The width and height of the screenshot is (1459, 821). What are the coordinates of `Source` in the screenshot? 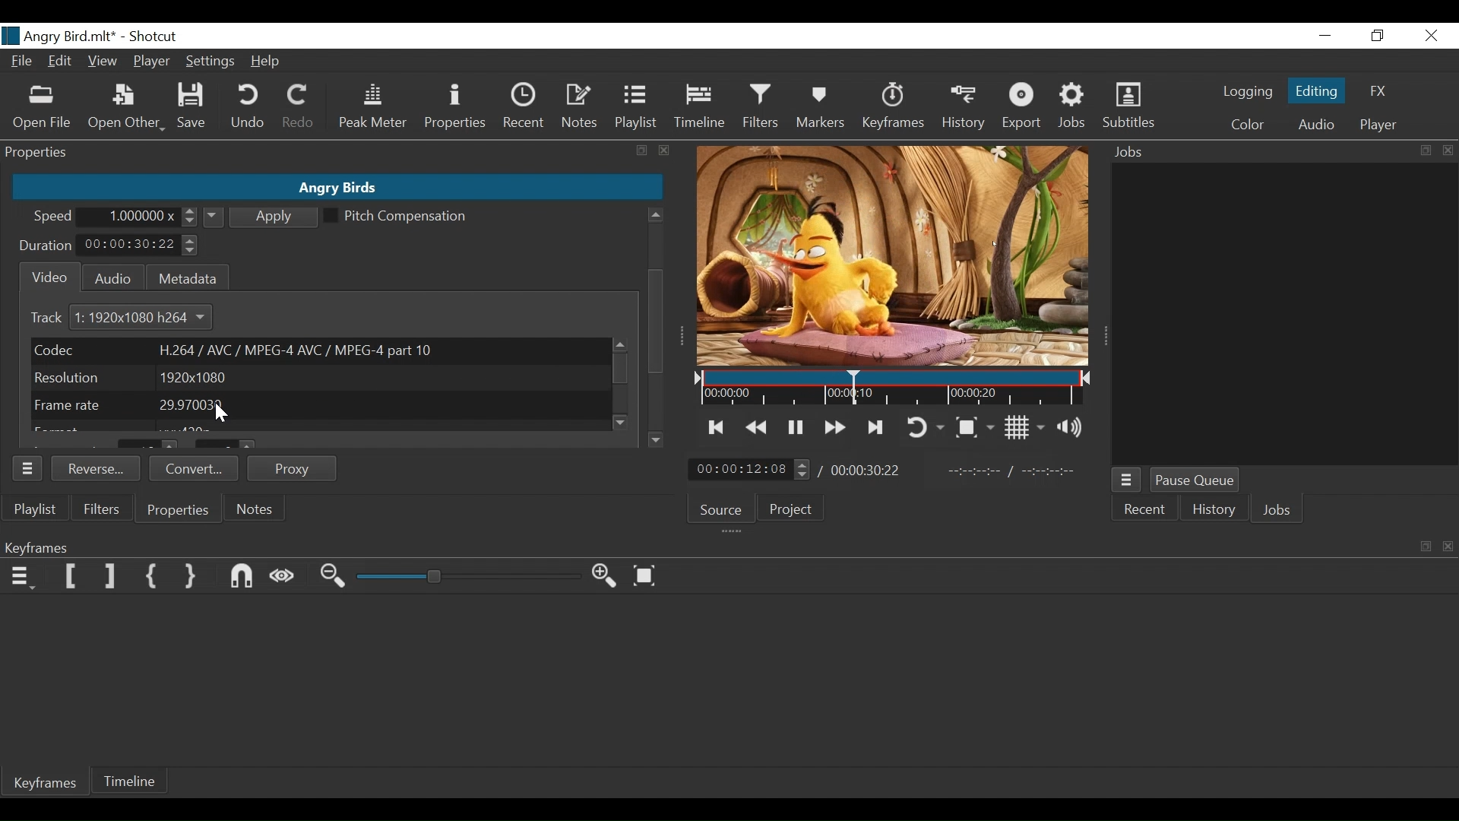 It's located at (722, 508).